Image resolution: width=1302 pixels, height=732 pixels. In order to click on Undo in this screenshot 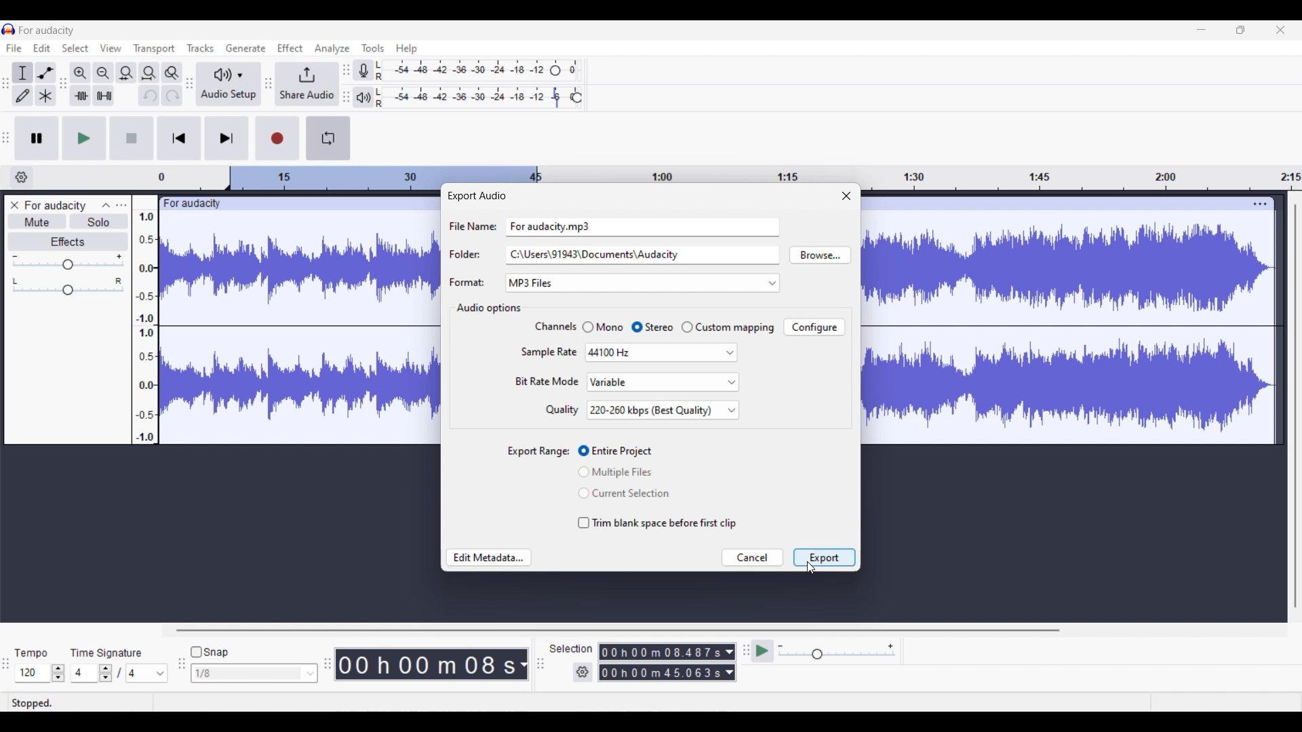, I will do `click(149, 96)`.